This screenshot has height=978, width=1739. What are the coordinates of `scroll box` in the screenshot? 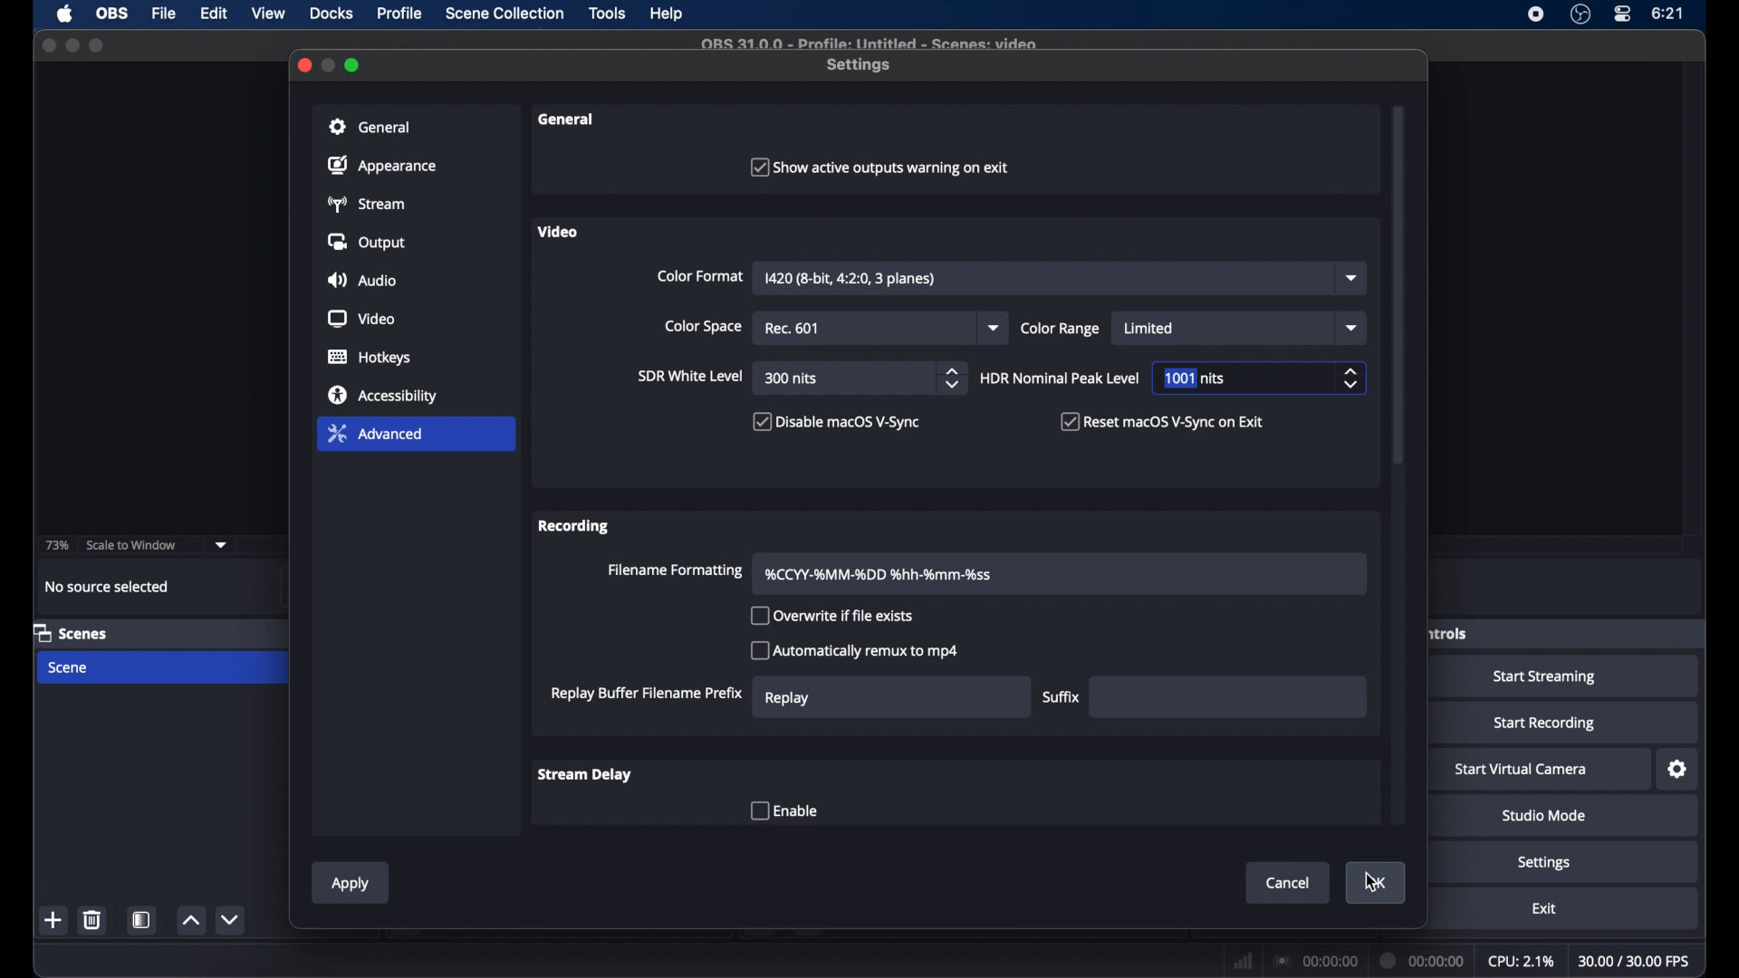 It's located at (1398, 286).